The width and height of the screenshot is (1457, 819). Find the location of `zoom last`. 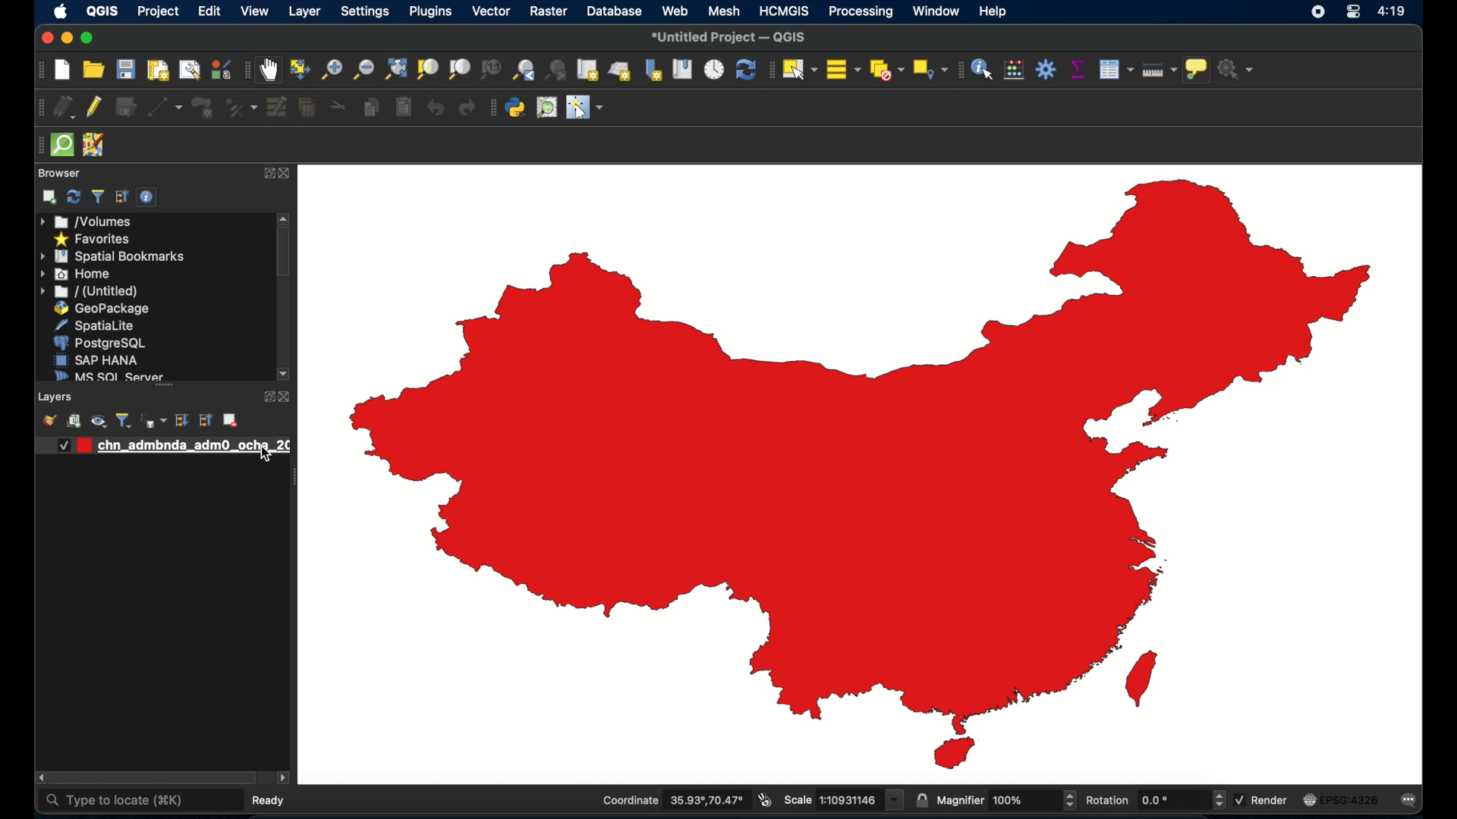

zoom last is located at coordinates (557, 70).